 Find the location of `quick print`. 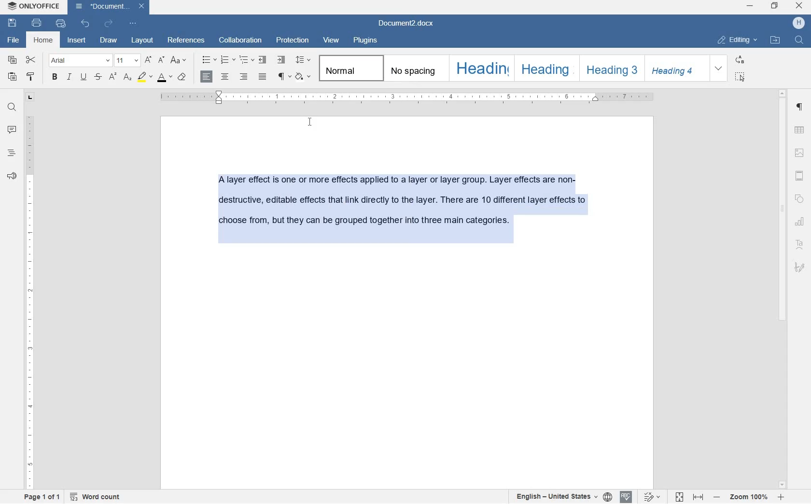

quick print is located at coordinates (60, 25).